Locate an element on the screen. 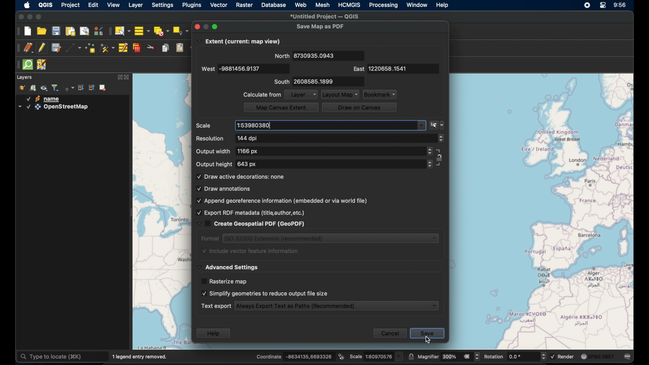  delete selected is located at coordinates (137, 48).